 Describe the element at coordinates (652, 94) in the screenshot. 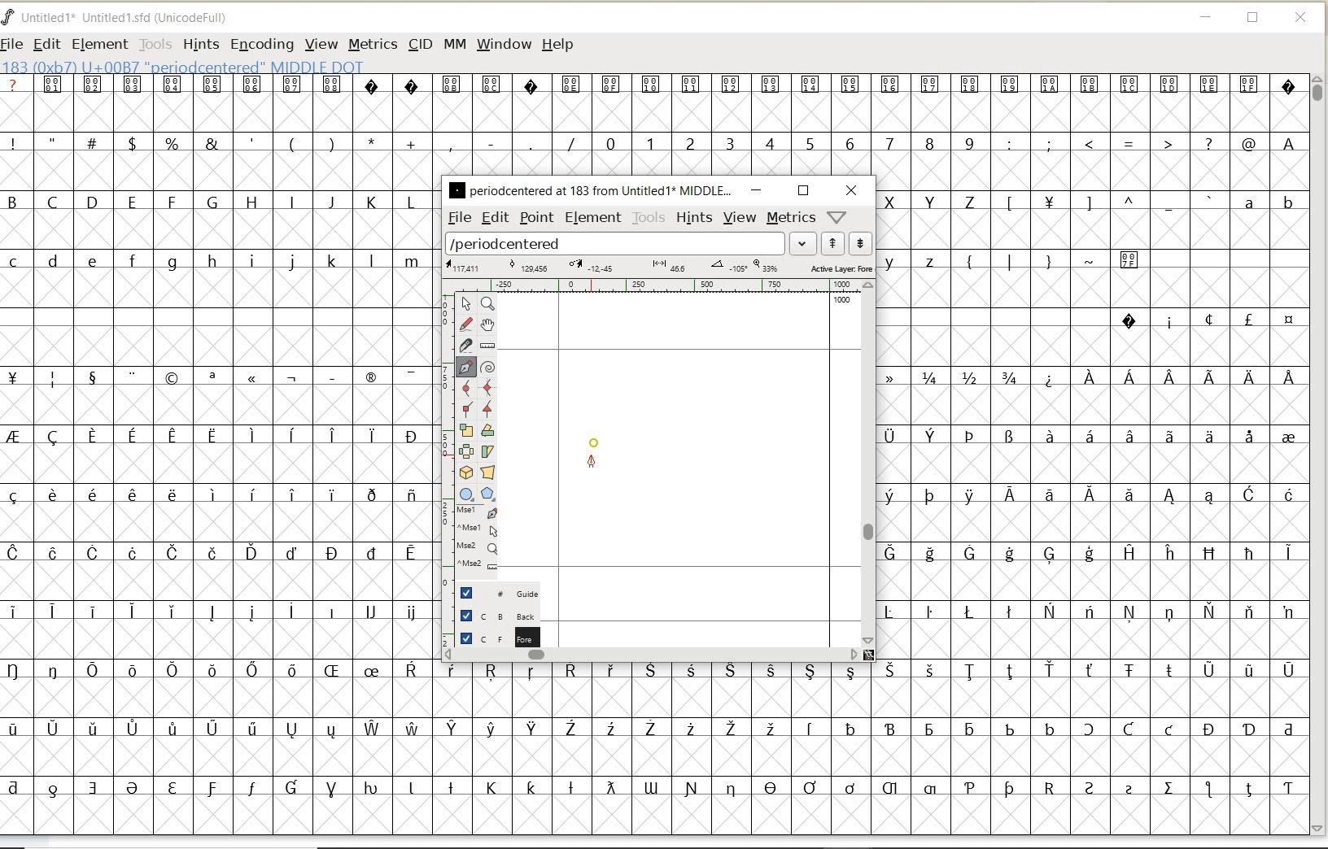

I see `special characters` at that location.